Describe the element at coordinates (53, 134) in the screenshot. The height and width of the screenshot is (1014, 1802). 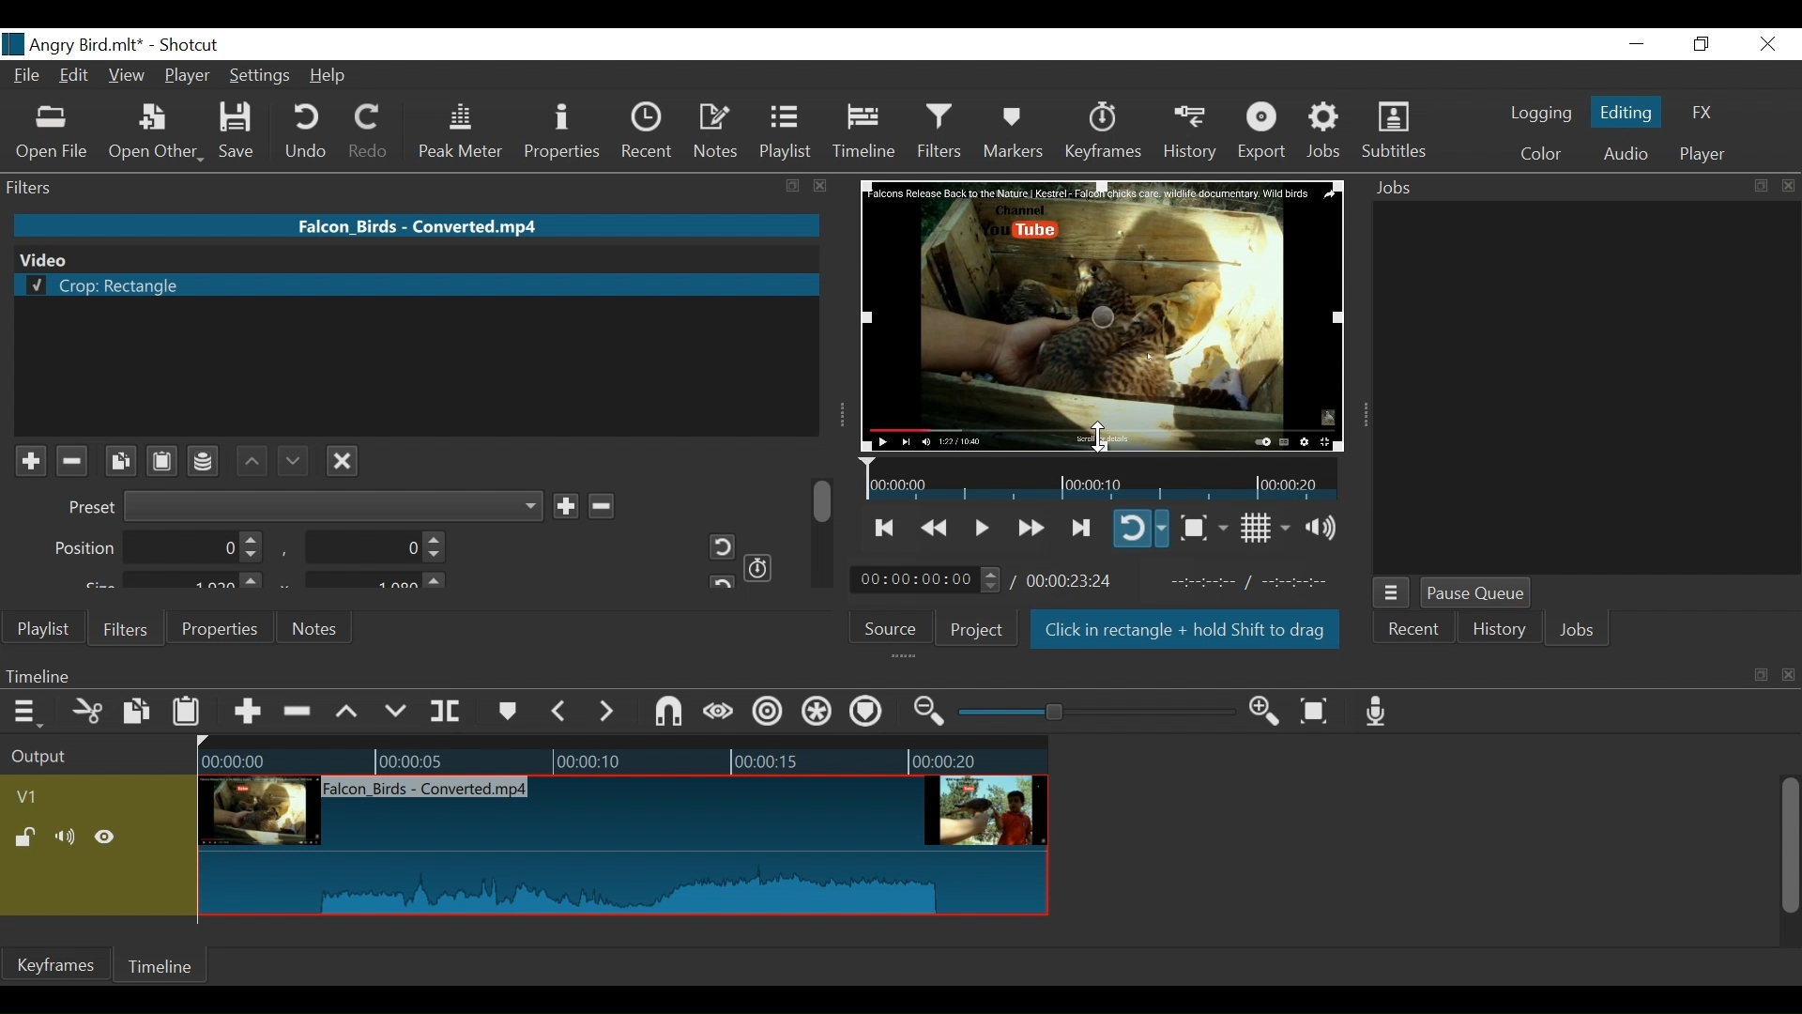
I see `Open File` at that location.